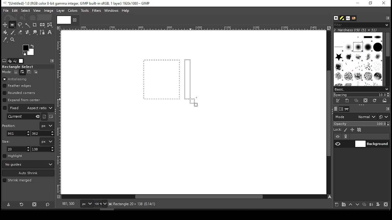  What do you see at coordinates (19, 133) in the screenshot?
I see `x` at bounding box center [19, 133].